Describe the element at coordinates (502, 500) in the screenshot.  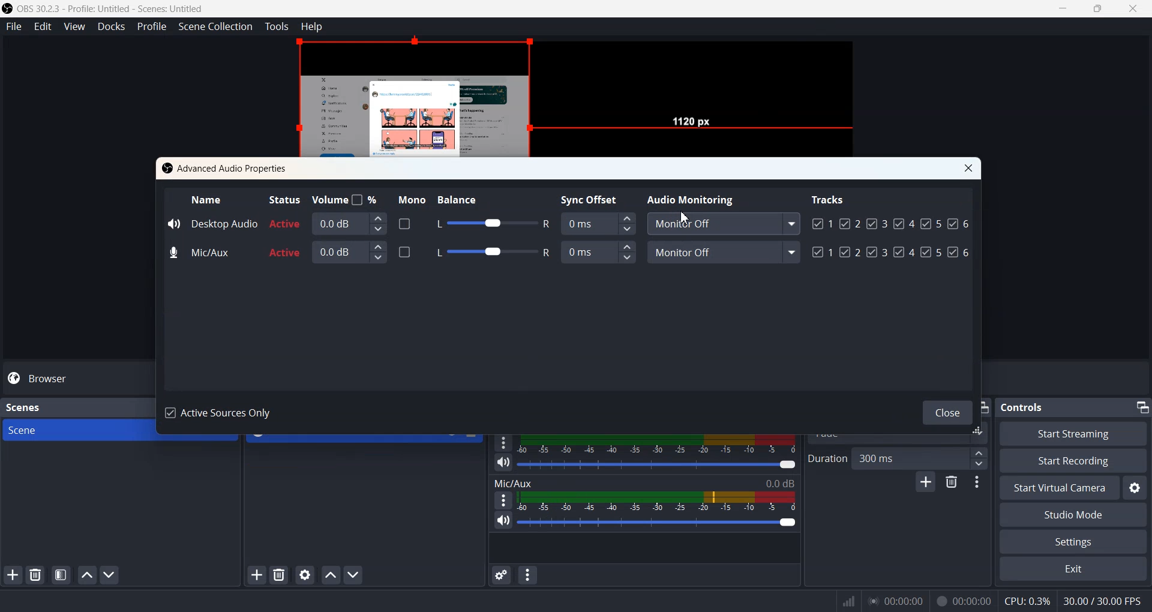
I see `More` at that location.